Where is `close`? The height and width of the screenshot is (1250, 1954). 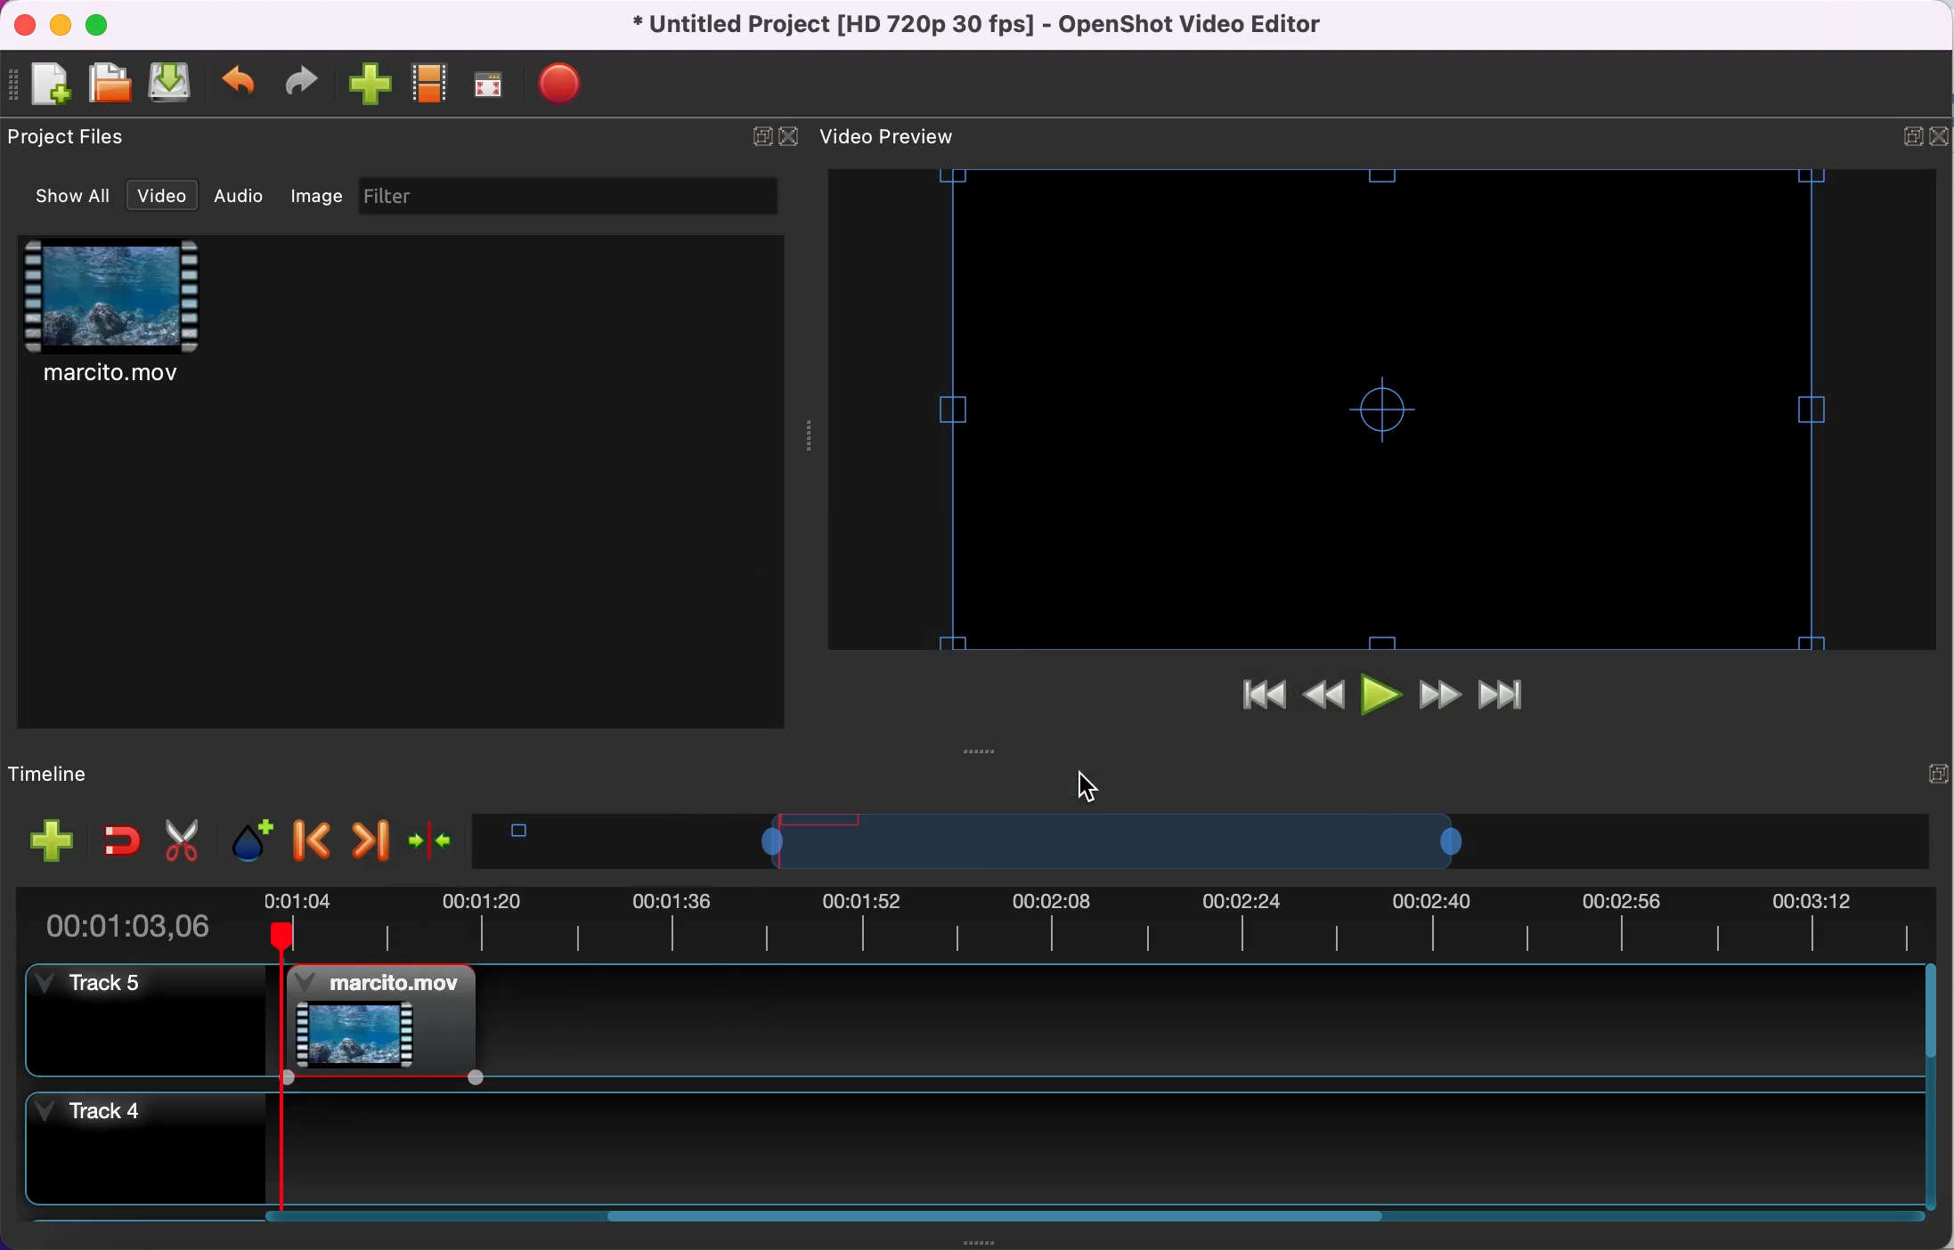 close is located at coordinates (28, 24).